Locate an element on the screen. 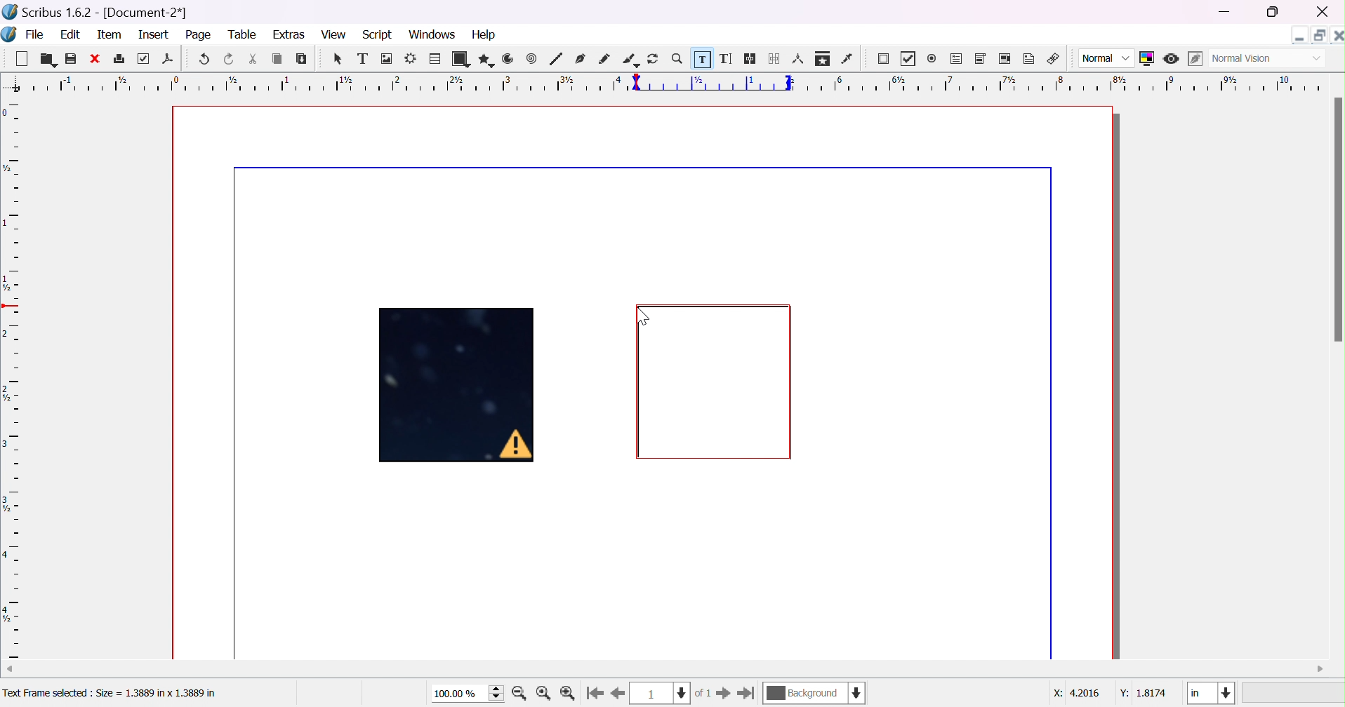  text frame is located at coordinates (362, 59).